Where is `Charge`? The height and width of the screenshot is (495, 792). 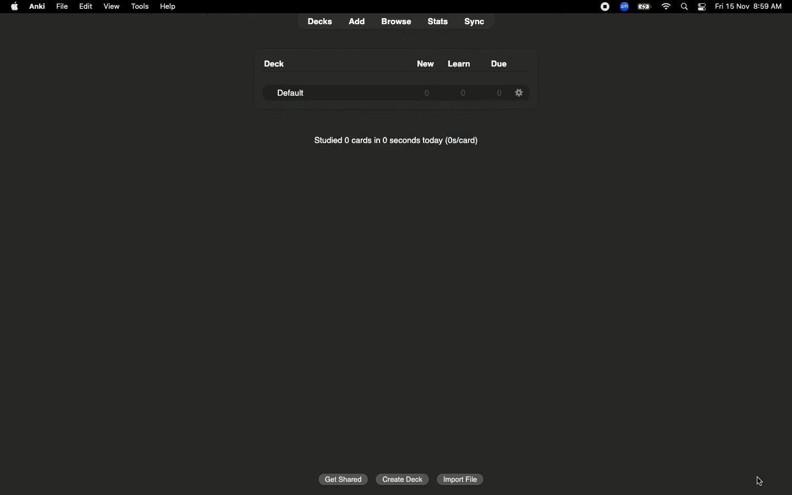 Charge is located at coordinates (645, 7).